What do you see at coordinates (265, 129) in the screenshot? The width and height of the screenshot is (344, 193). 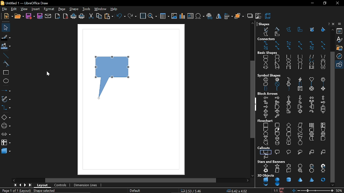 I see `document` at bounding box center [265, 129].